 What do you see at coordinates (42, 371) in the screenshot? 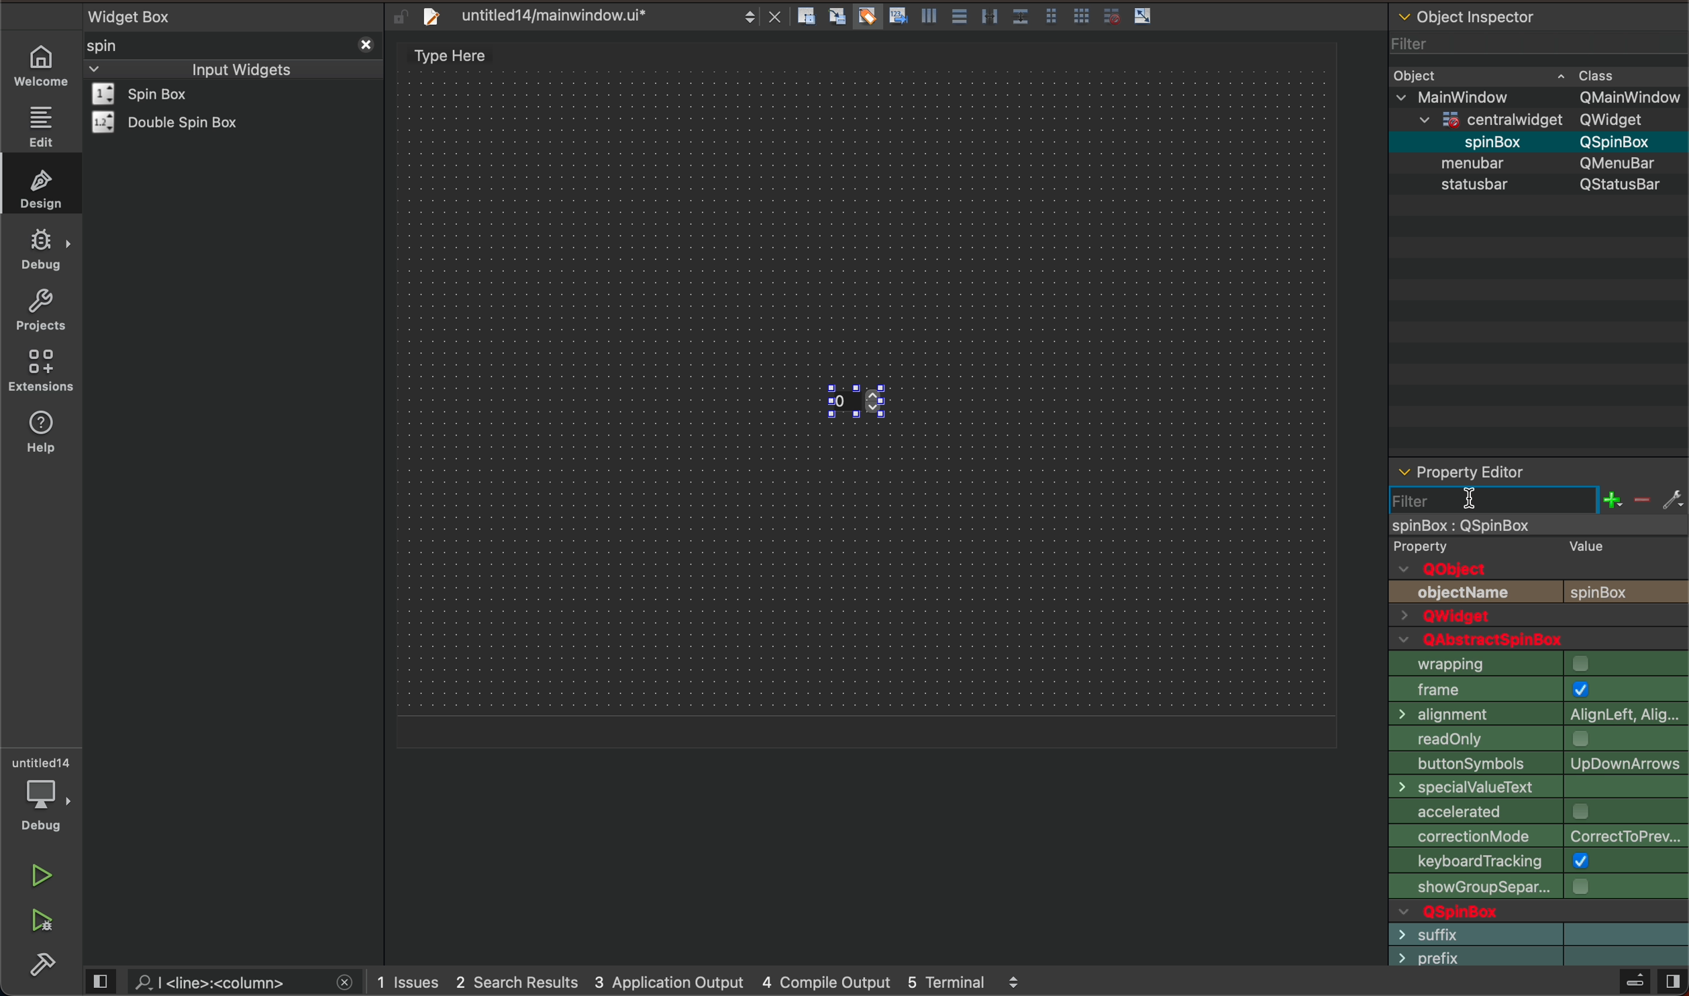
I see `extension` at bounding box center [42, 371].